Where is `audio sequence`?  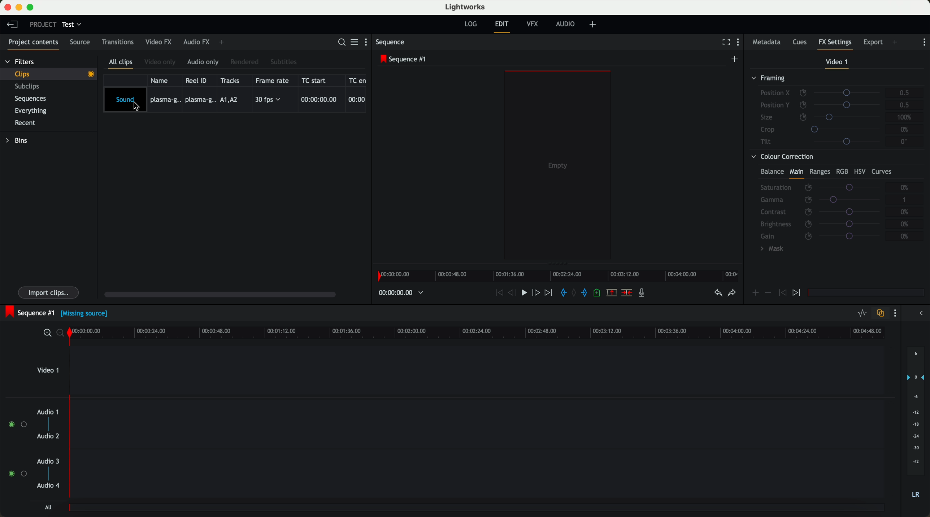 audio sequence is located at coordinates (478, 425).